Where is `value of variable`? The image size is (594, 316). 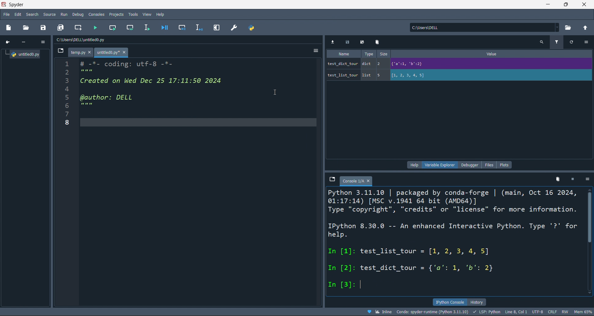
value of variable is located at coordinates (487, 63).